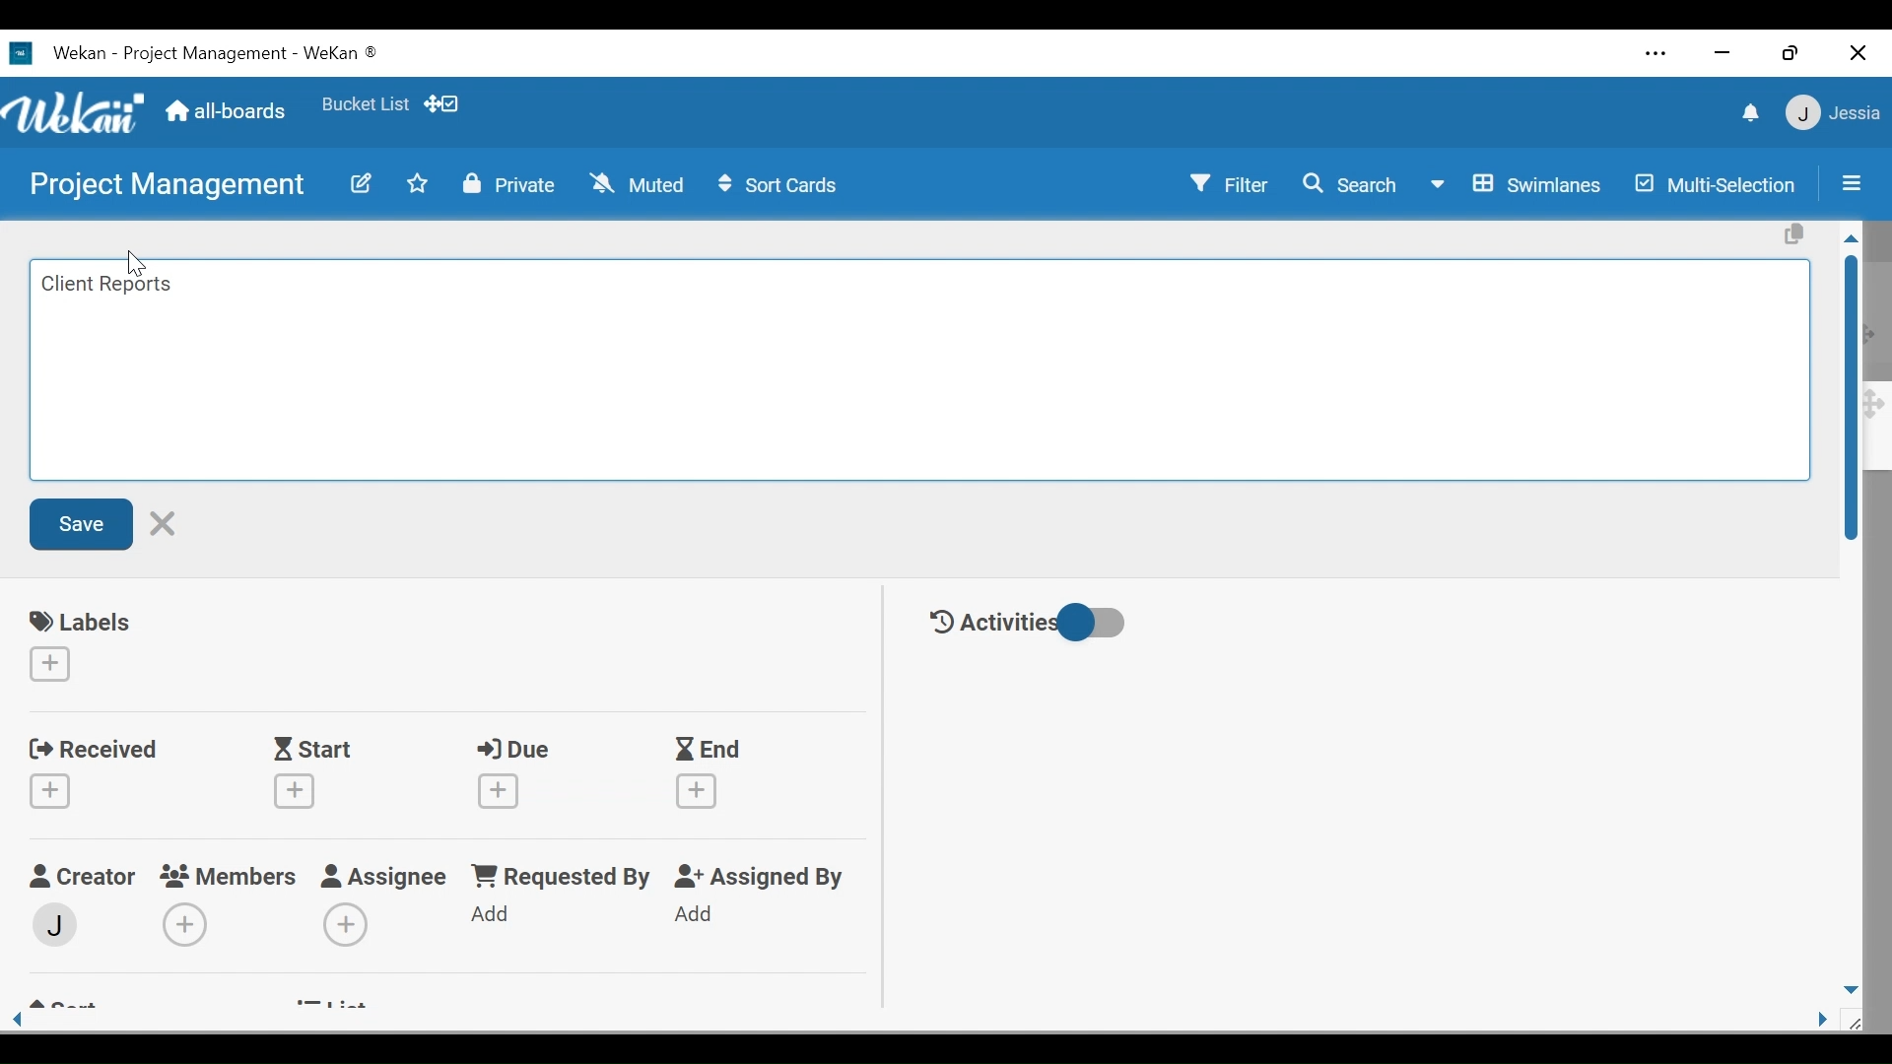  What do you see at coordinates (992, 622) in the screenshot?
I see `Activities` at bounding box center [992, 622].